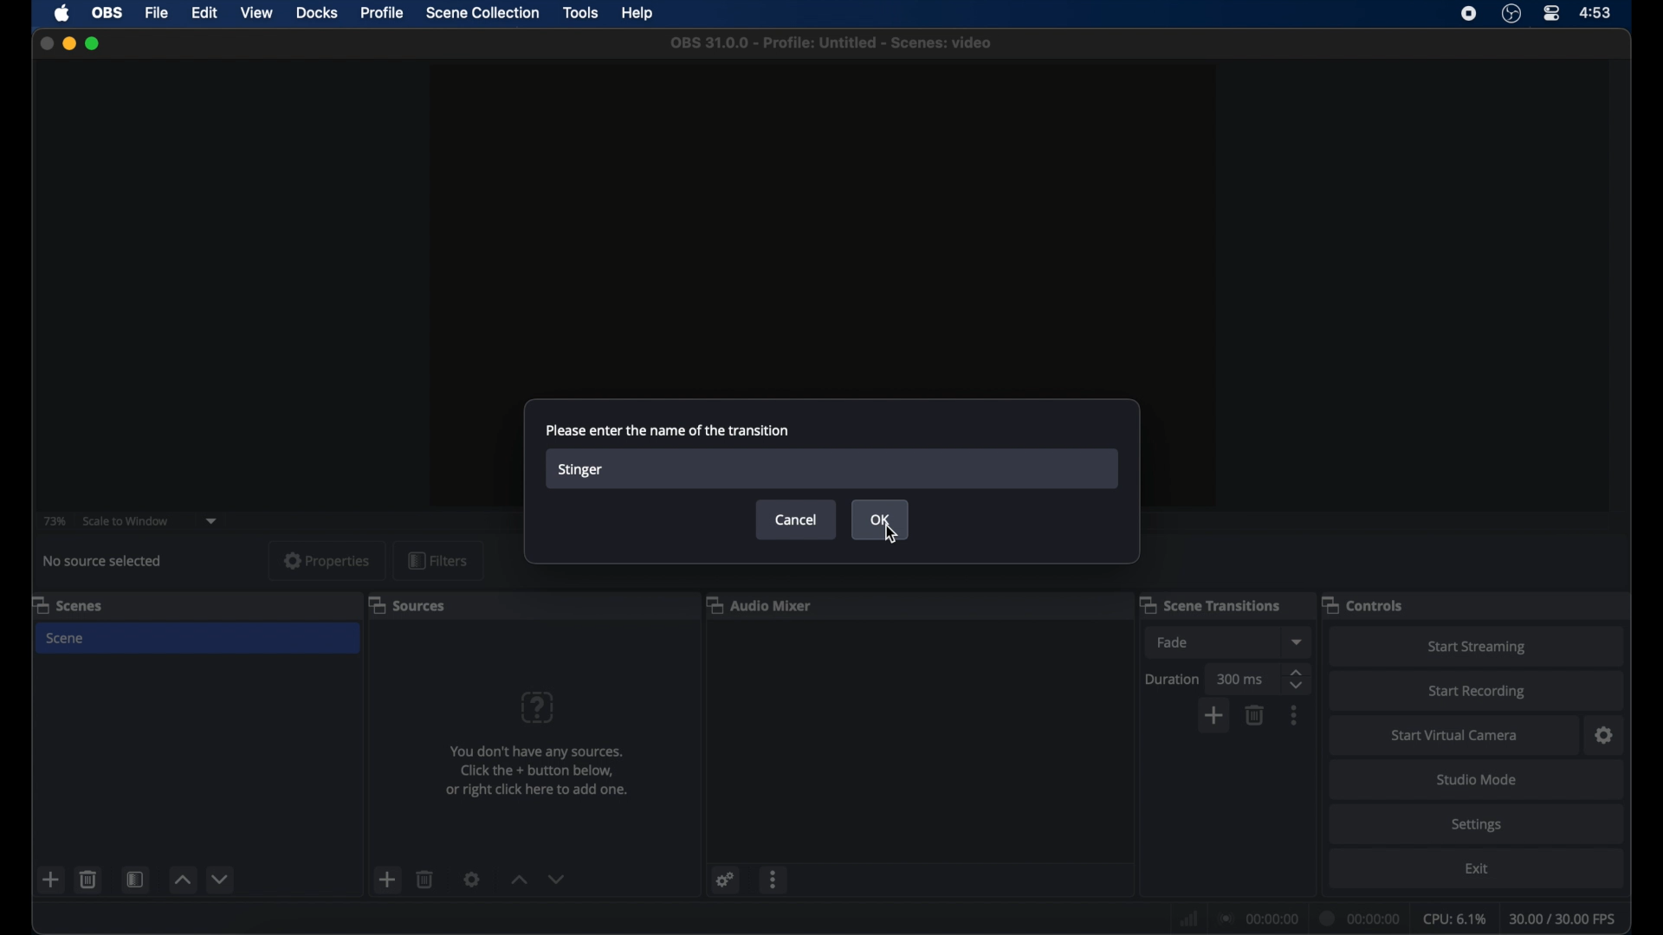 The image size is (1663, 935). Describe the element at coordinates (775, 880) in the screenshot. I see `more options` at that location.